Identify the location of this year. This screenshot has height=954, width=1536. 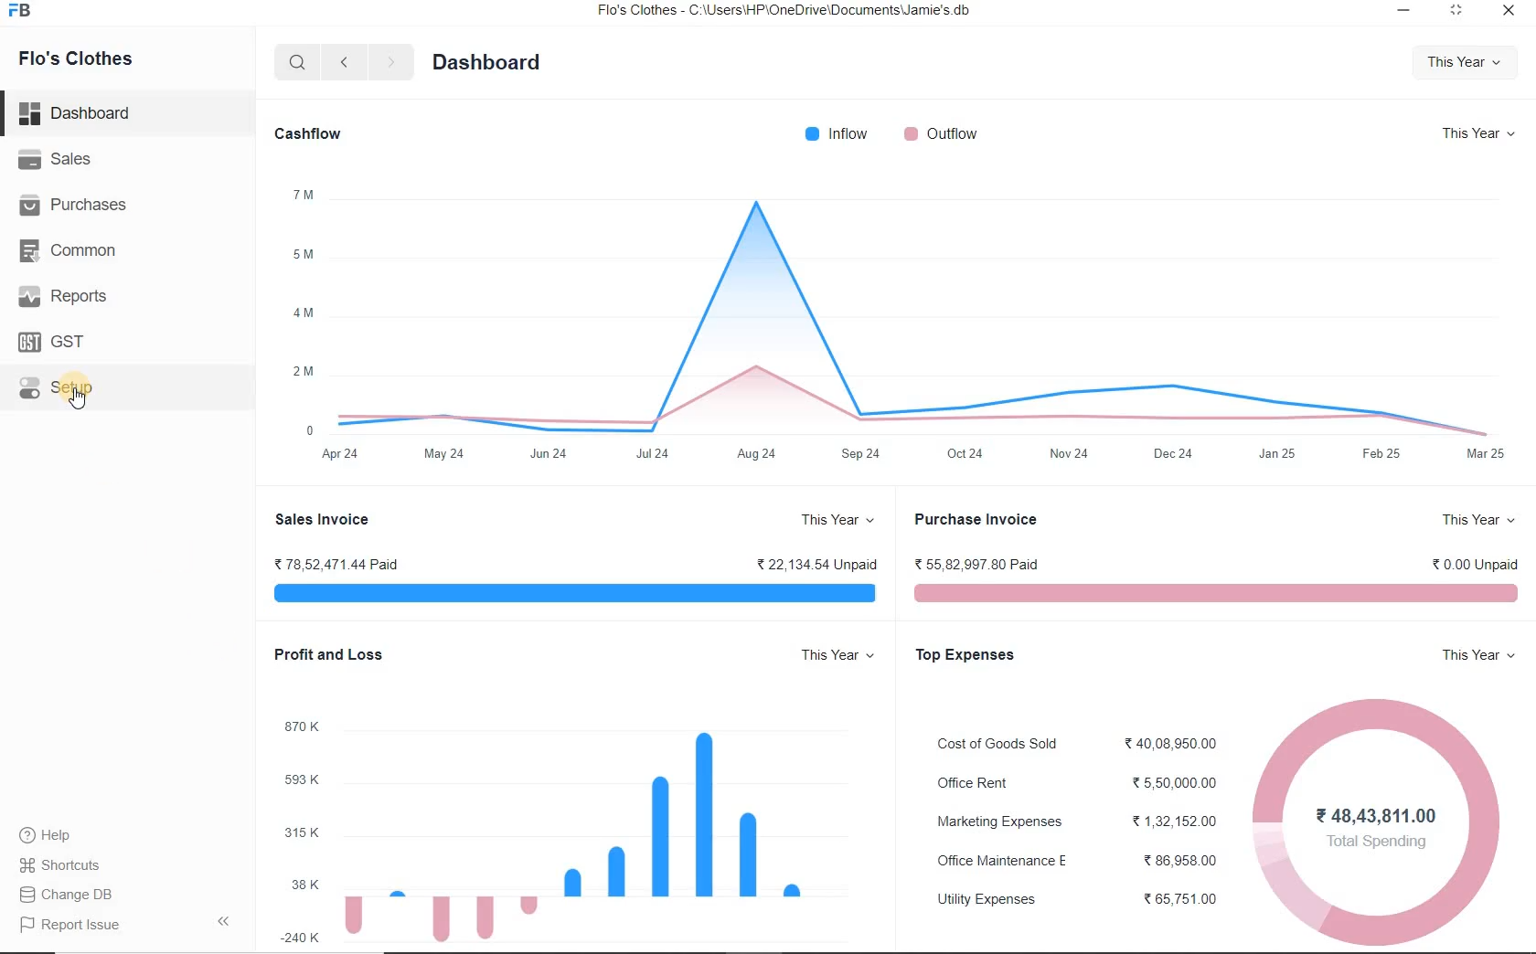
(840, 655).